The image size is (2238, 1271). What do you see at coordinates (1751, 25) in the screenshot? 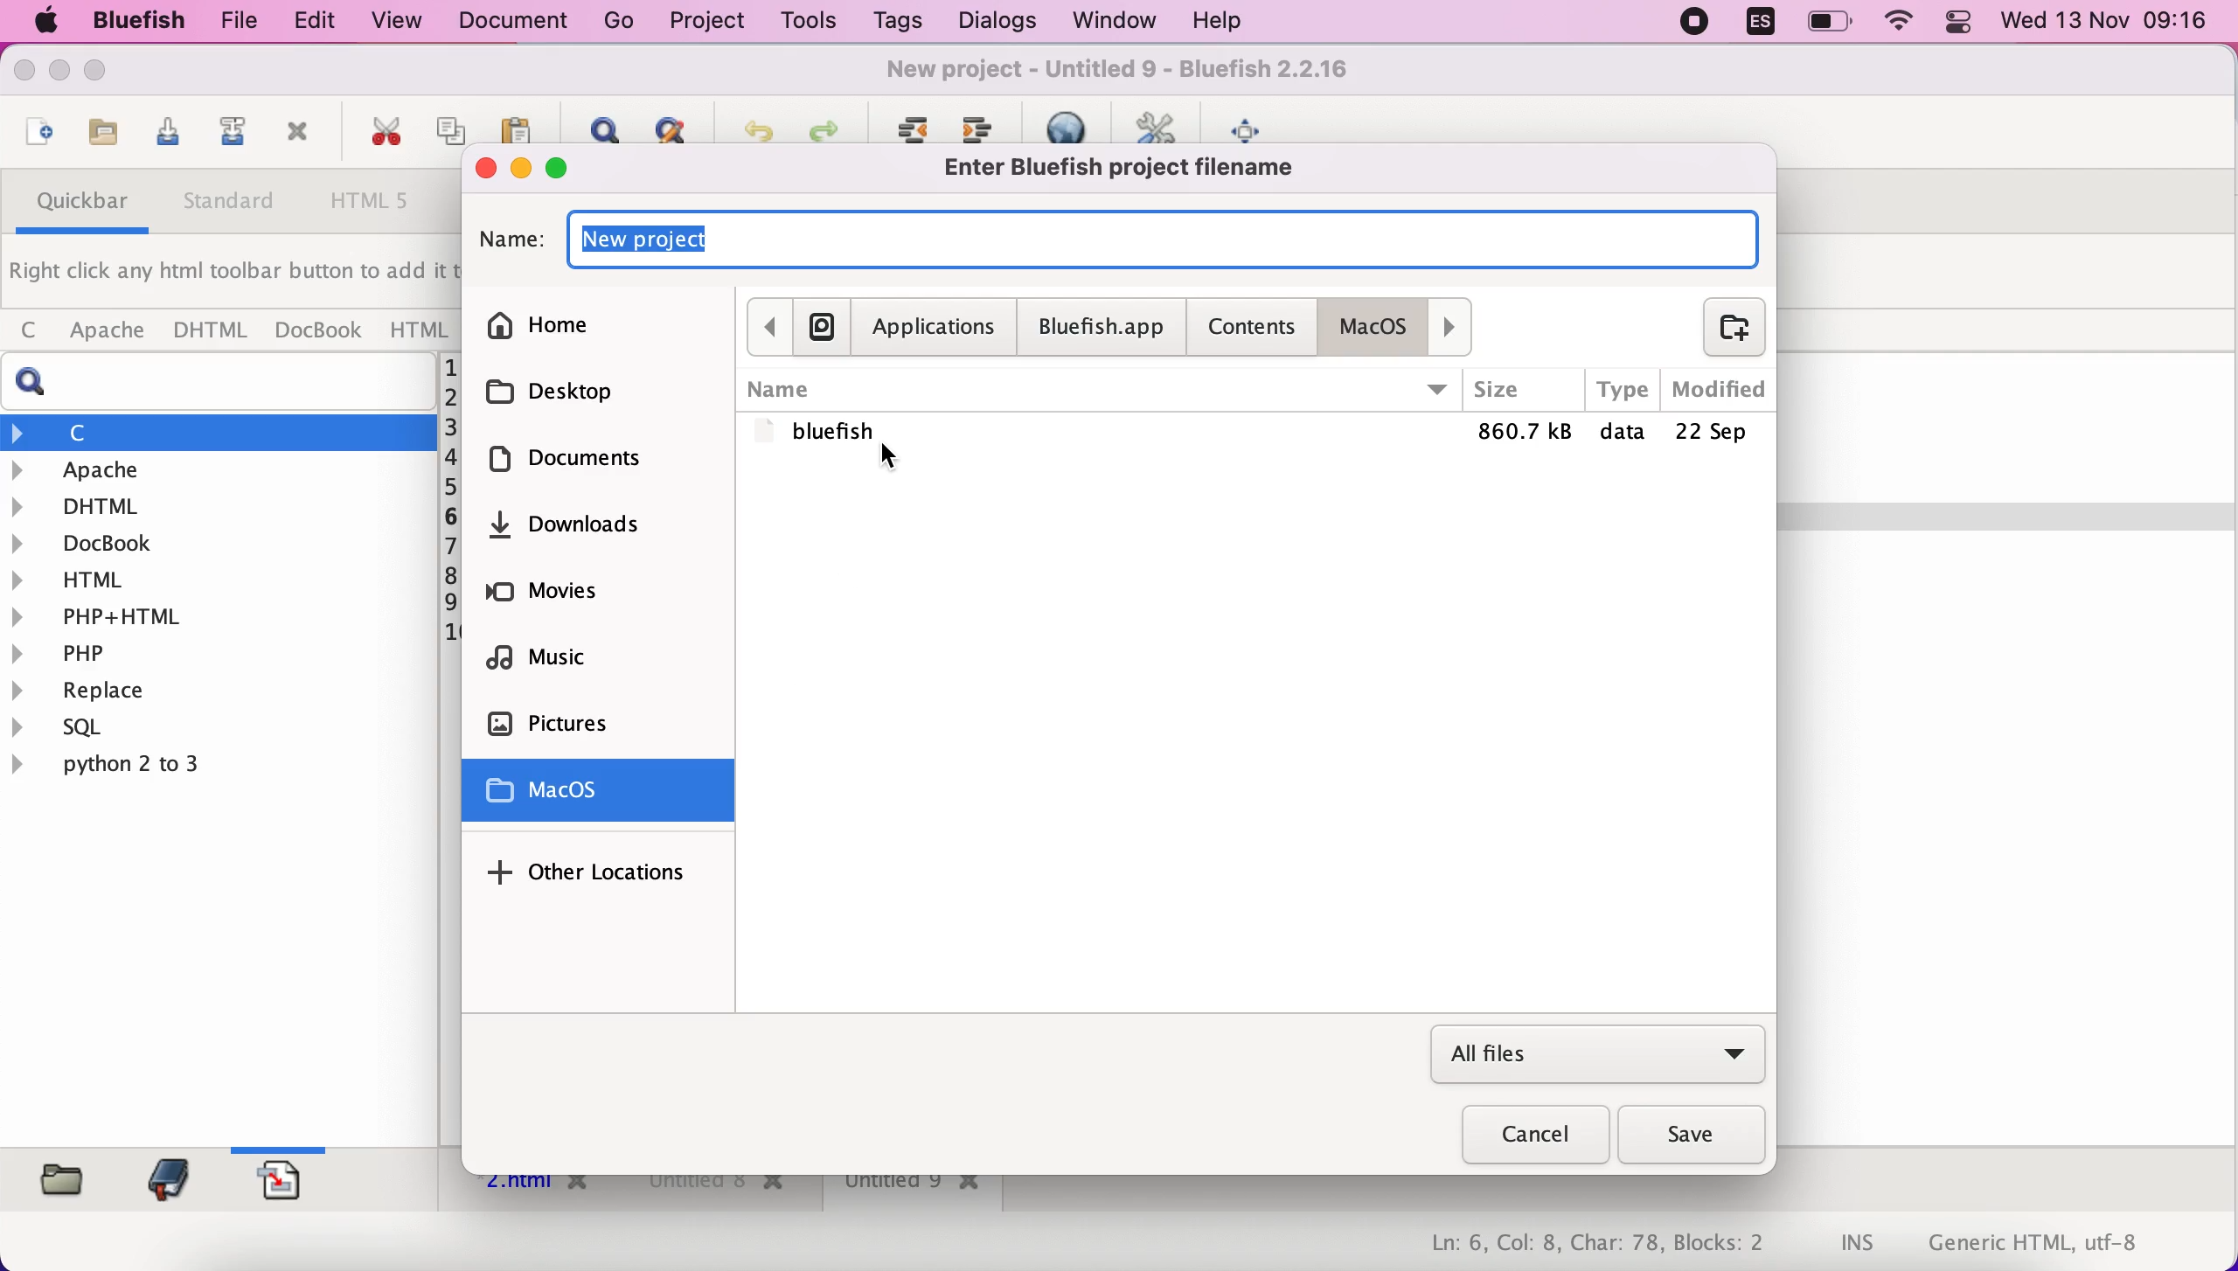
I see `language` at bounding box center [1751, 25].